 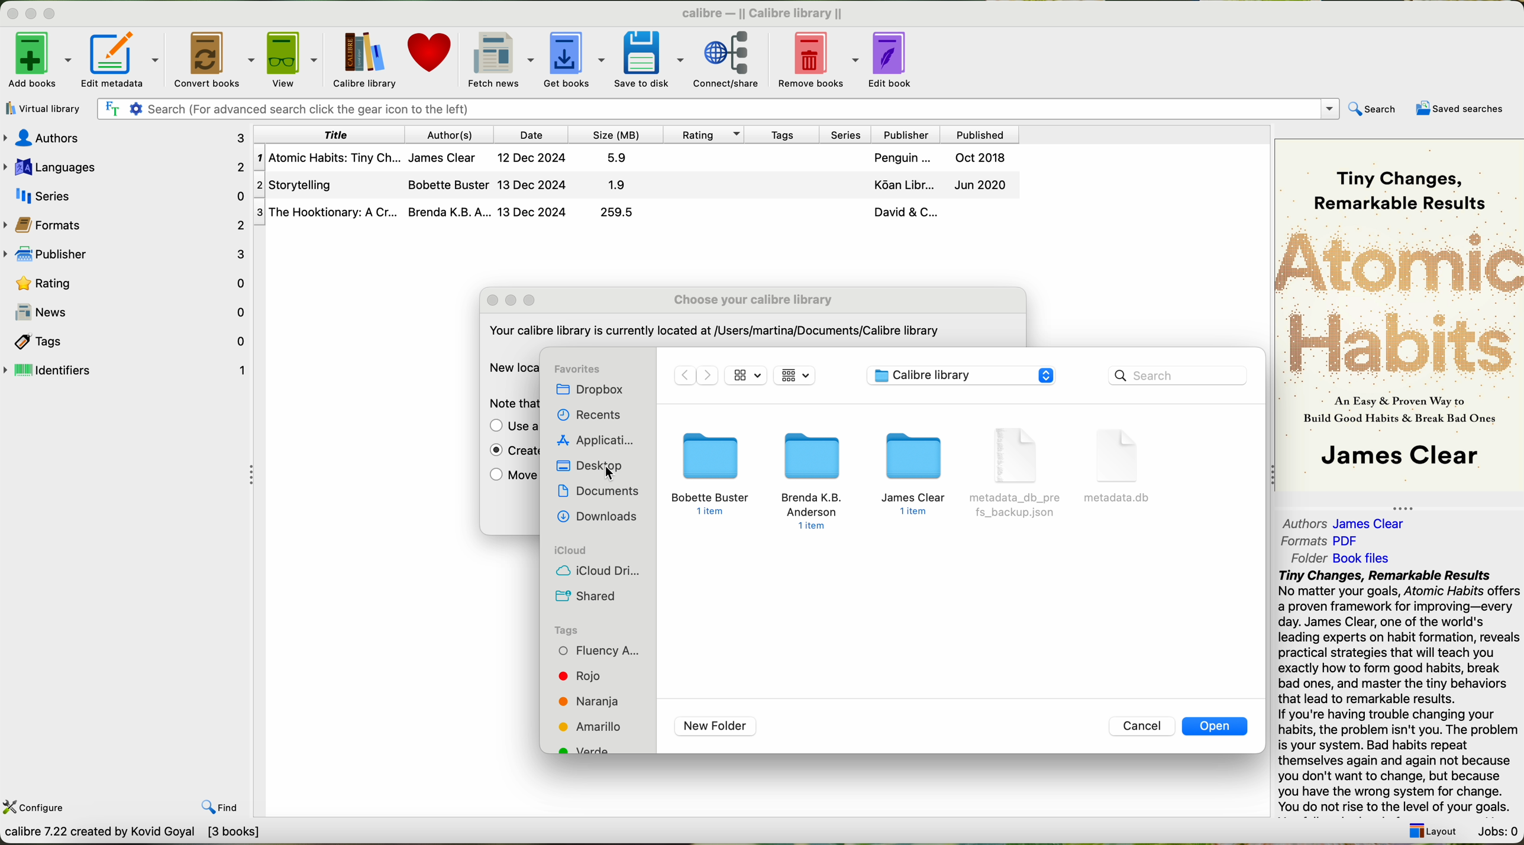 I want to click on publisher, so click(x=128, y=255).